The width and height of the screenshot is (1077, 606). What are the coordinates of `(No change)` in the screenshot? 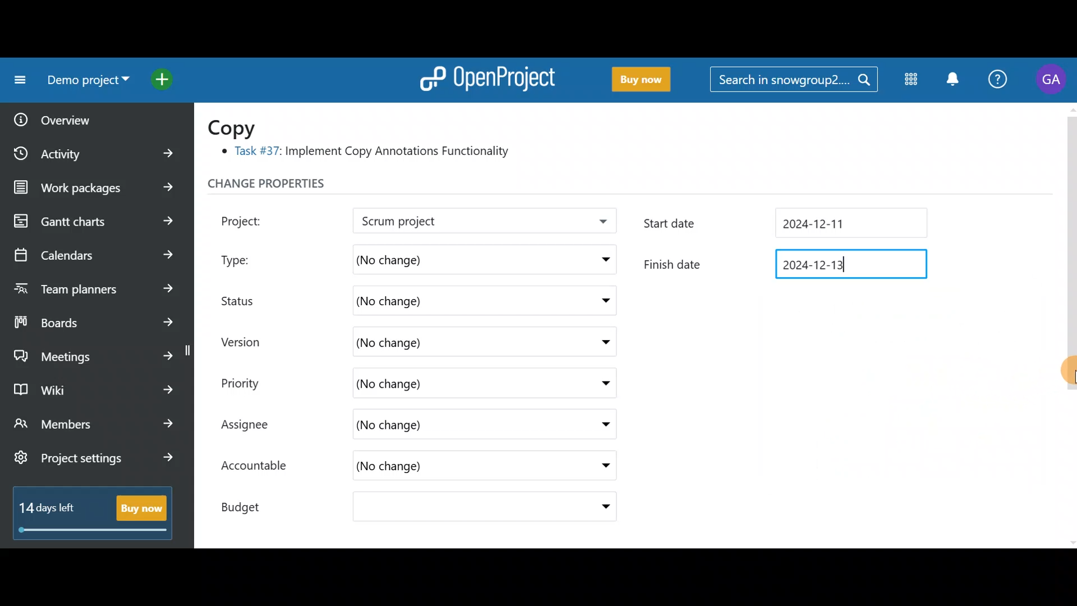 It's located at (430, 468).